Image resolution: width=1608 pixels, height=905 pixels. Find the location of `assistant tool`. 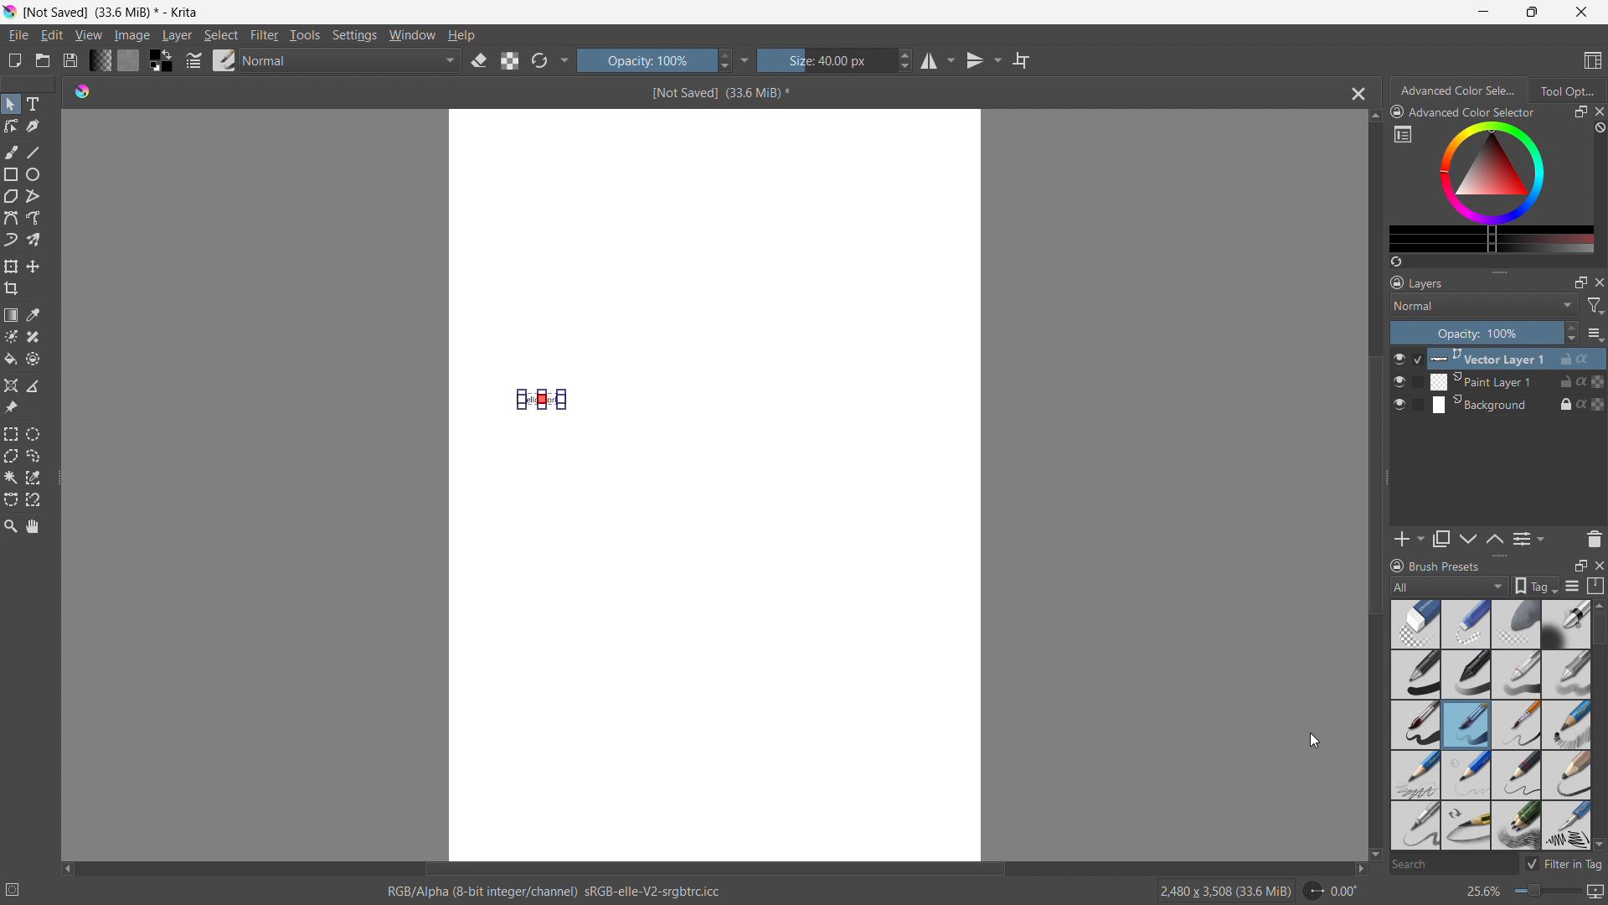

assistant tool is located at coordinates (11, 385).